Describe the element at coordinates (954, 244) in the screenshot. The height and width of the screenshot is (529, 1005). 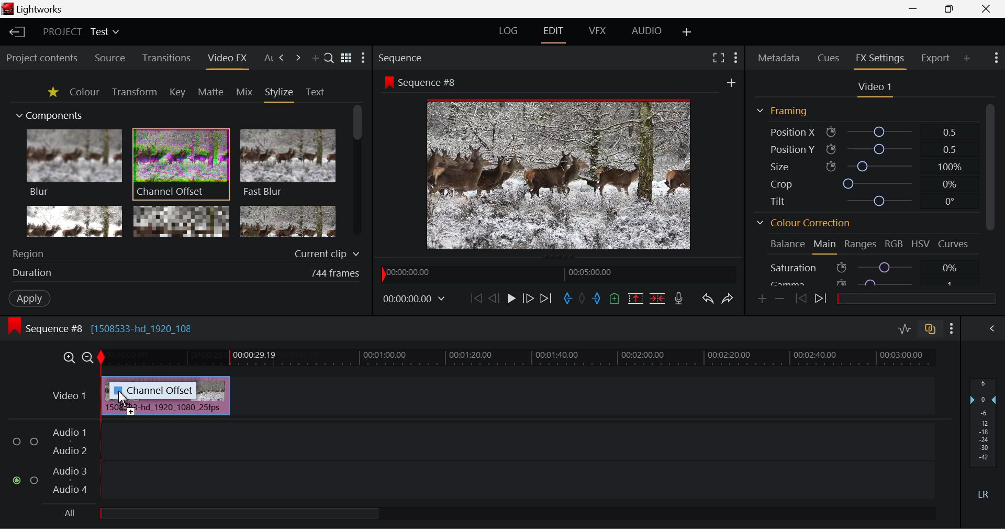
I see `Curves` at that location.